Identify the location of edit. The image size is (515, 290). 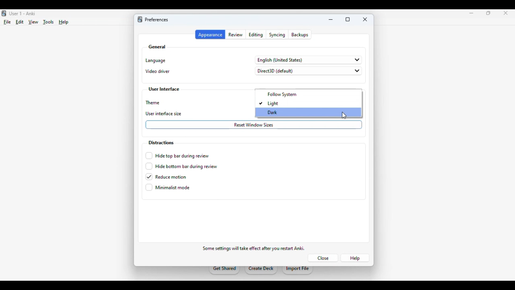
(20, 22).